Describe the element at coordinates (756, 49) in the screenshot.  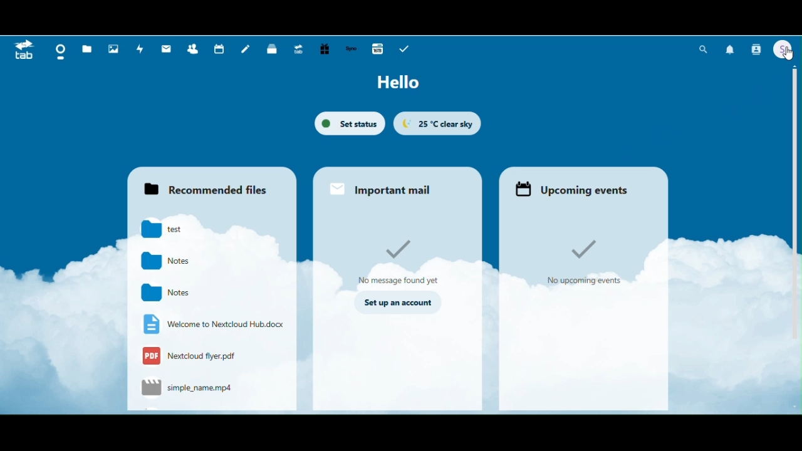
I see `Contacts` at that location.